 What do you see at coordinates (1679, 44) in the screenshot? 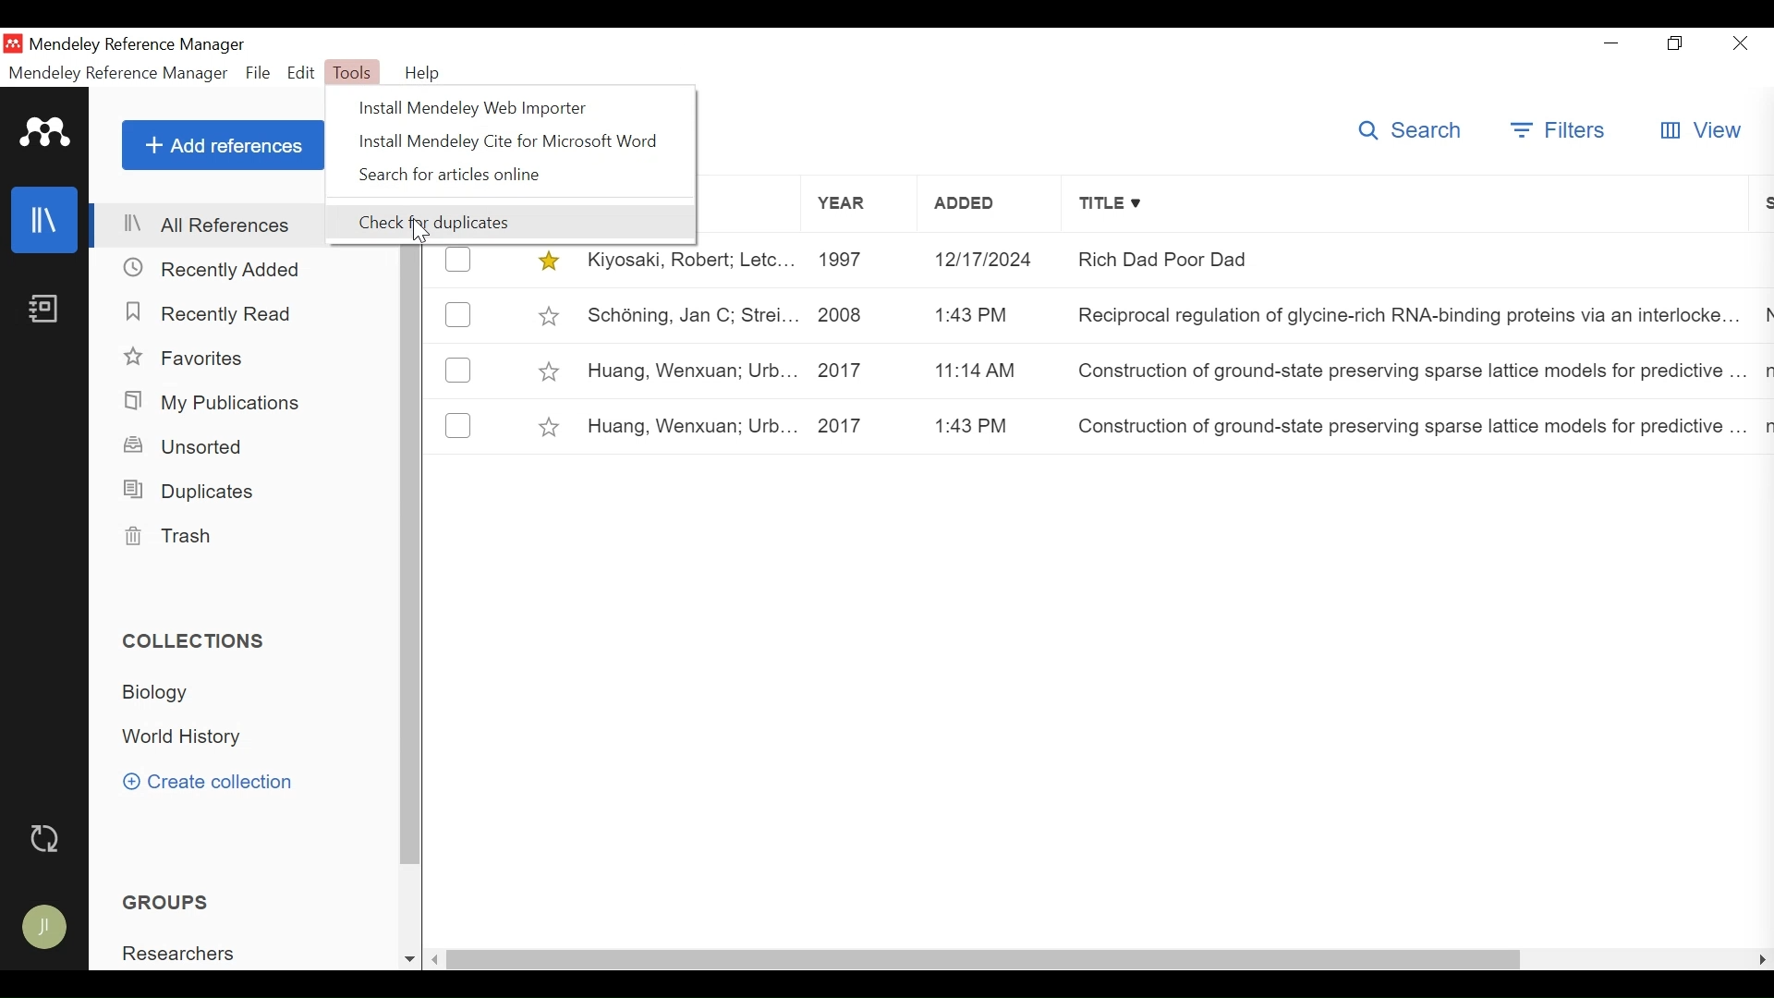
I see `Restore` at bounding box center [1679, 44].